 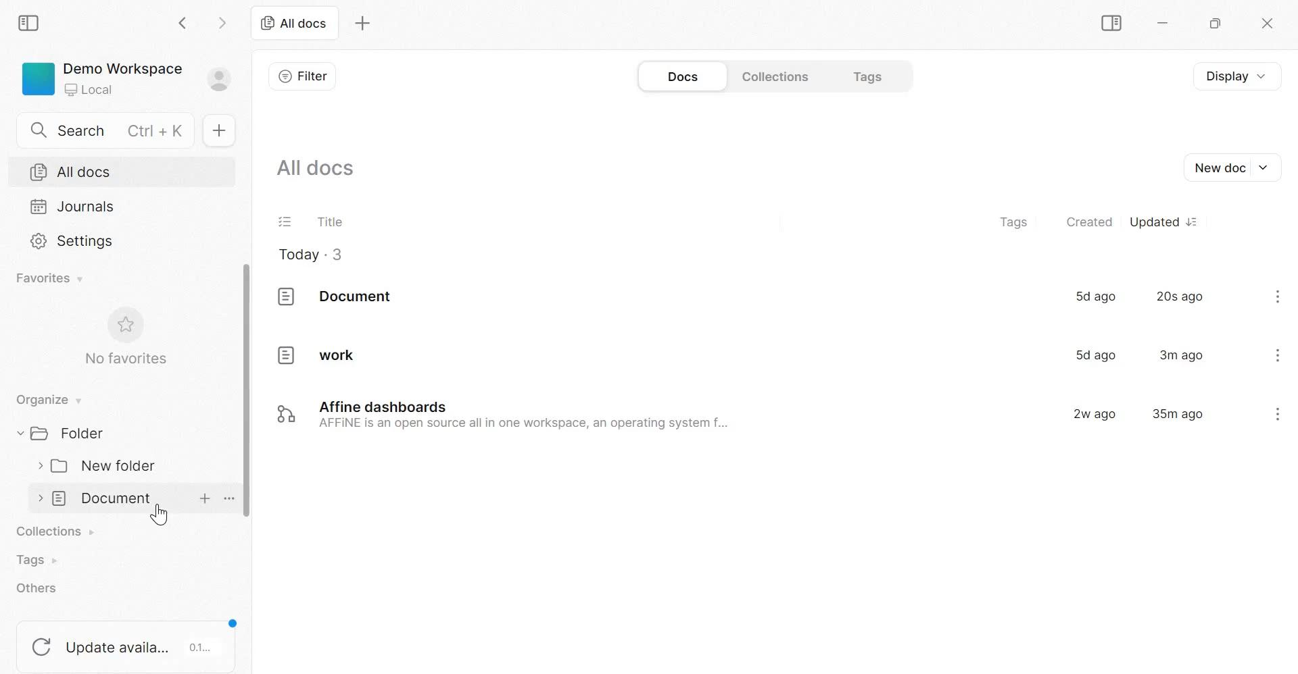 What do you see at coordinates (311, 255) in the screenshot?
I see `Today . 3` at bounding box center [311, 255].